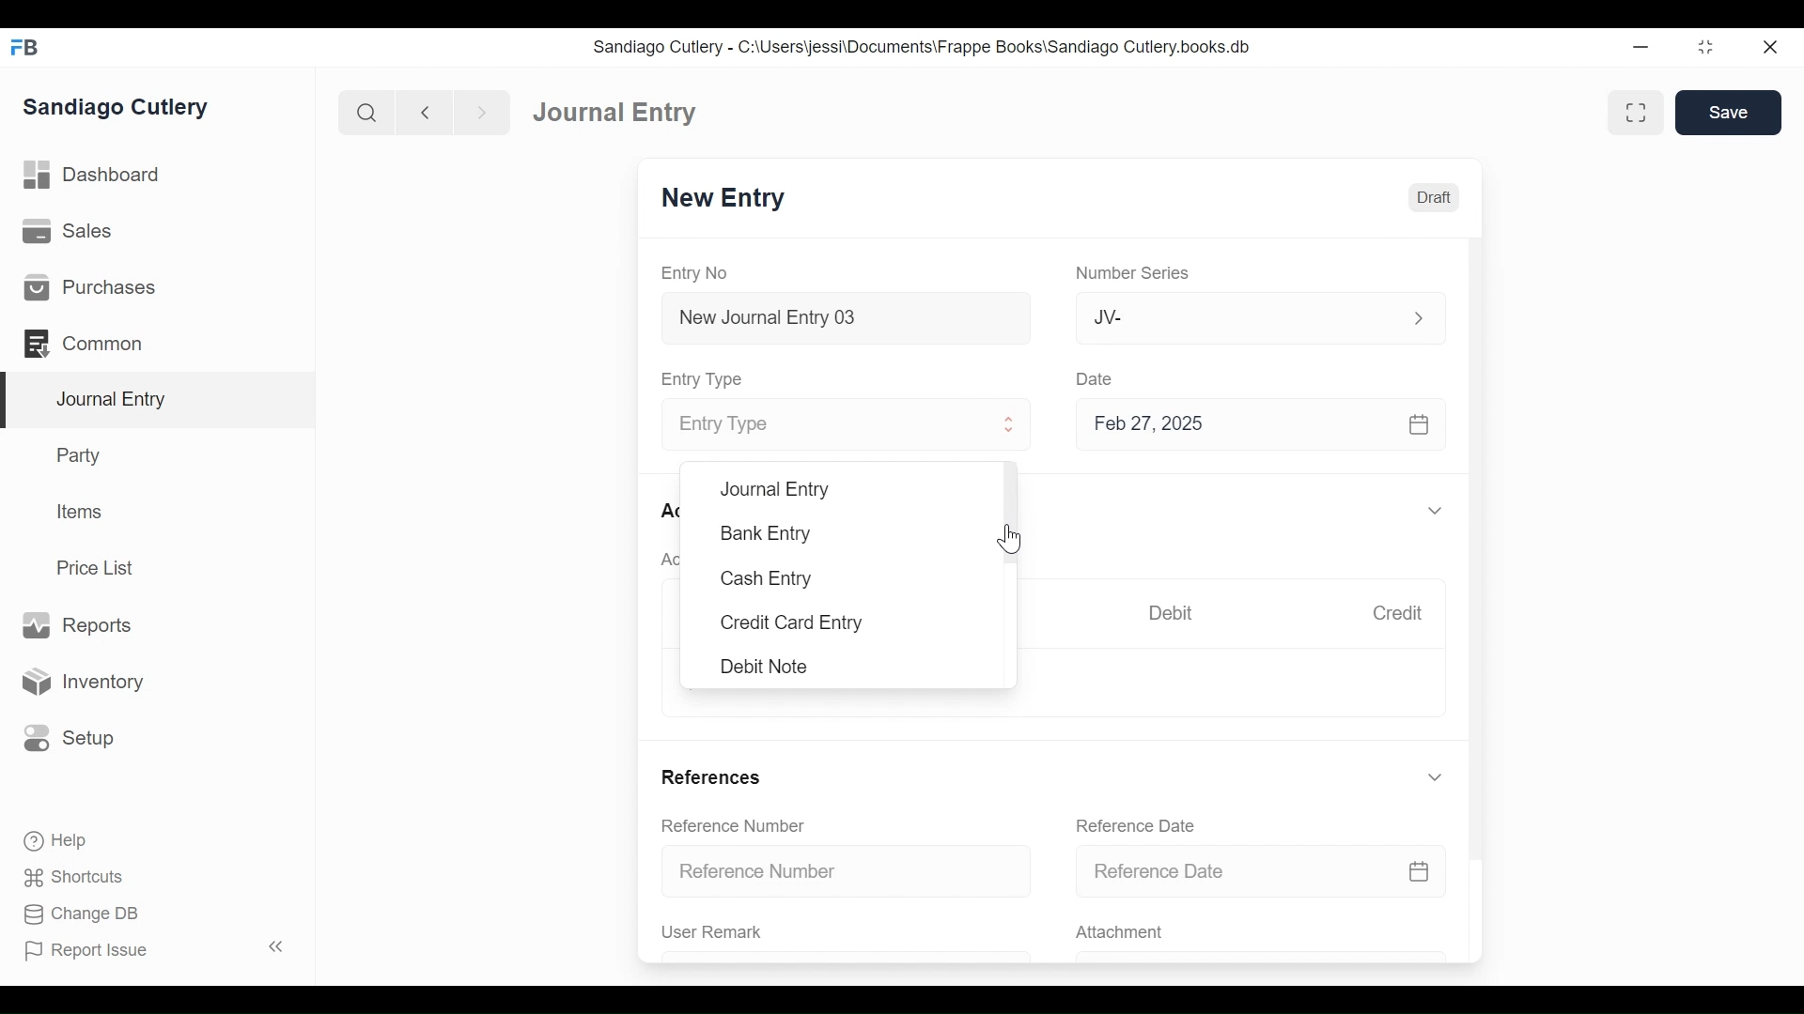 The height and width of the screenshot is (1014, 1804). I want to click on User Remark, so click(723, 933).